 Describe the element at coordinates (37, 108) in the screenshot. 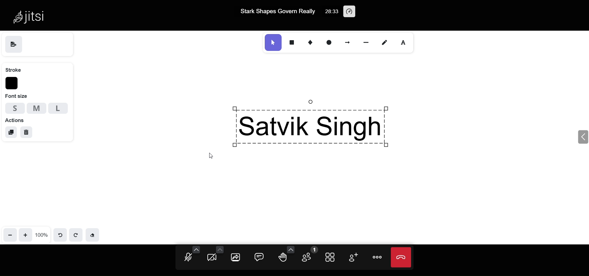

I see `medium` at that location.